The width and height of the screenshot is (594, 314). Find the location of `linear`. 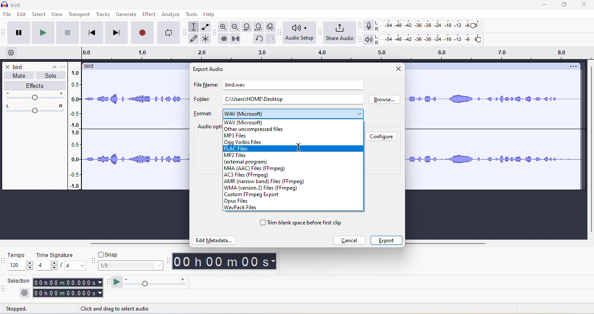

linear is located at coordinates (78, 130).